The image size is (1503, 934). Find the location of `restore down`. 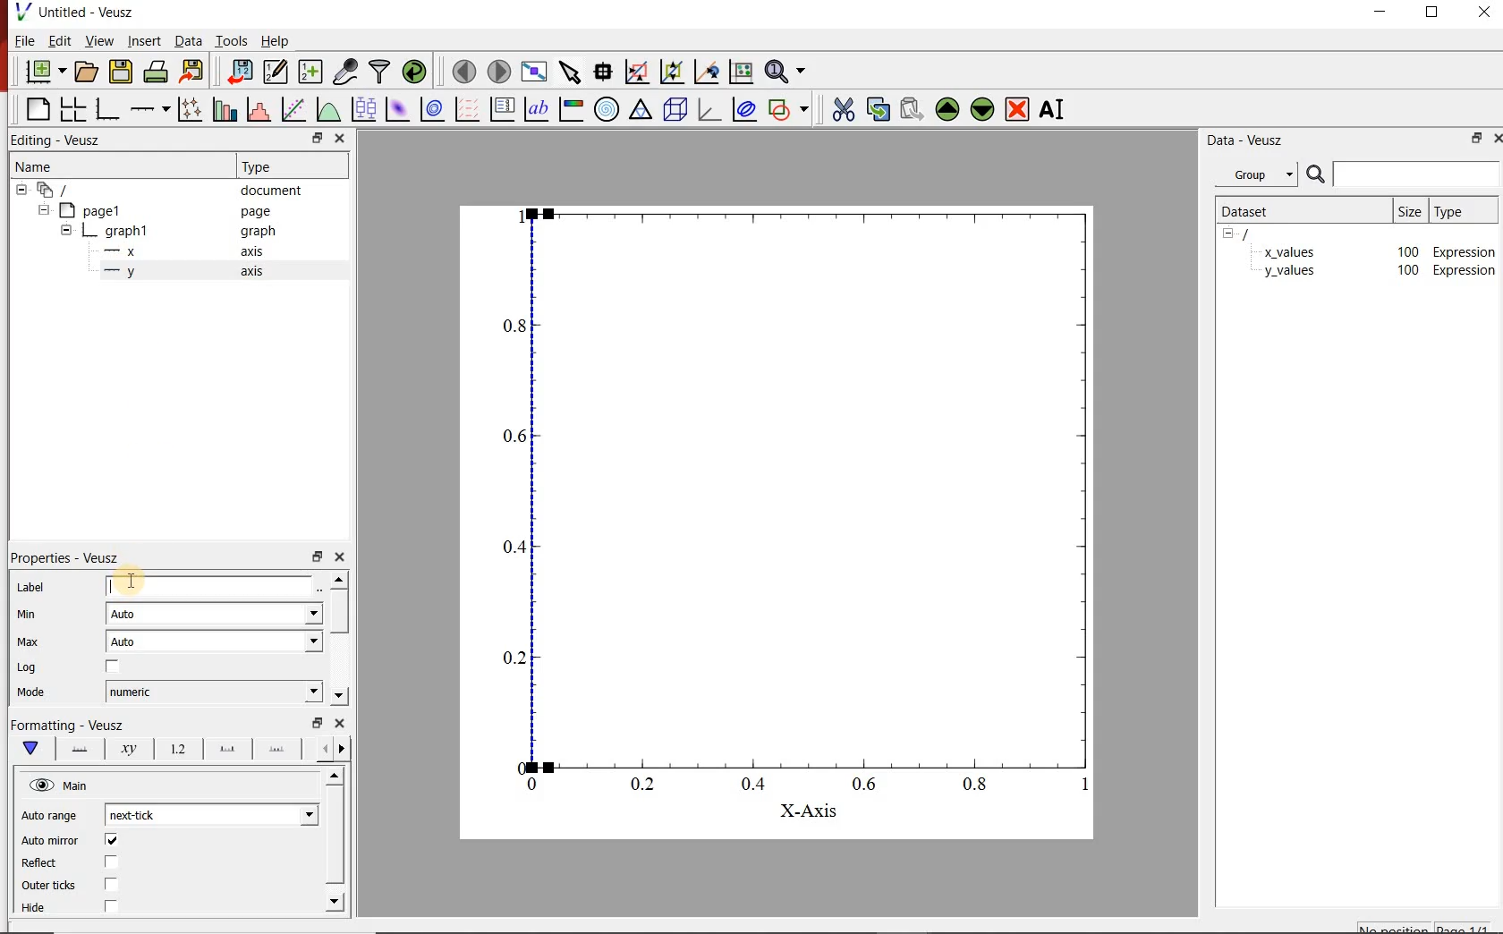

restore down is located at coordinates (318, 555).